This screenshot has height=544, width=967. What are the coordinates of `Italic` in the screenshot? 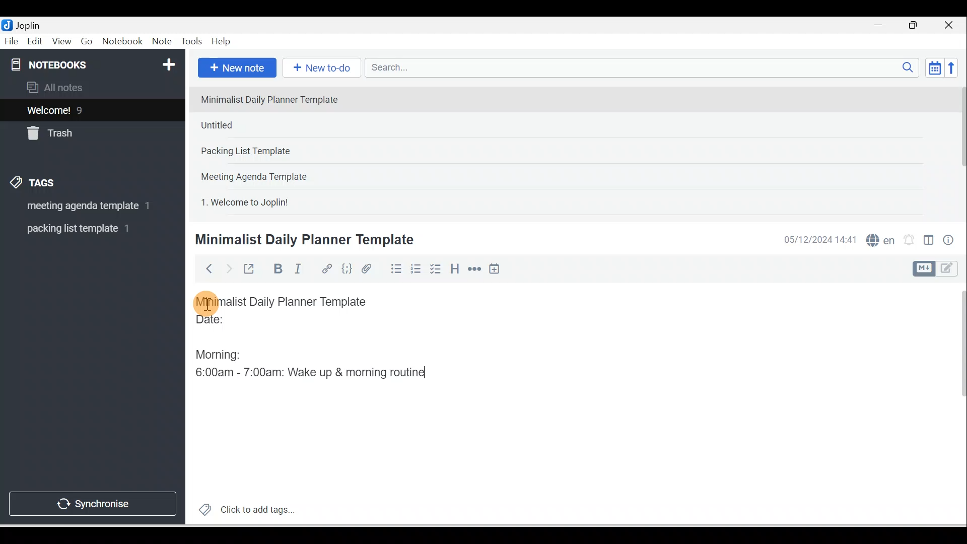 It's located at (300, 270).